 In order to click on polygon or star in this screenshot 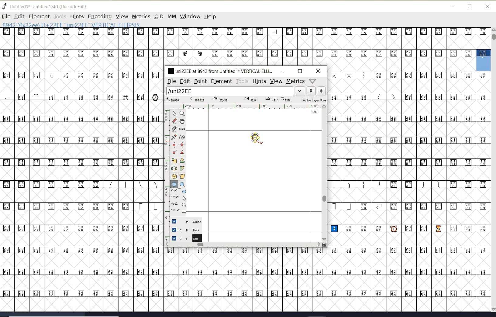, I will do `click(182, 185)`.